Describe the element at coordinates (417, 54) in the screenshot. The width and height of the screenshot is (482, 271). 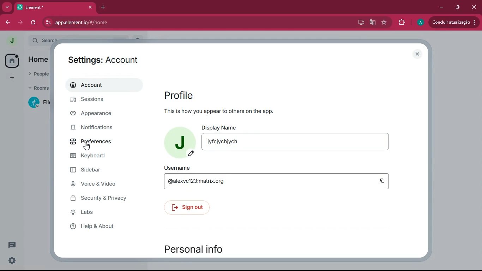
I see `close` at that location.